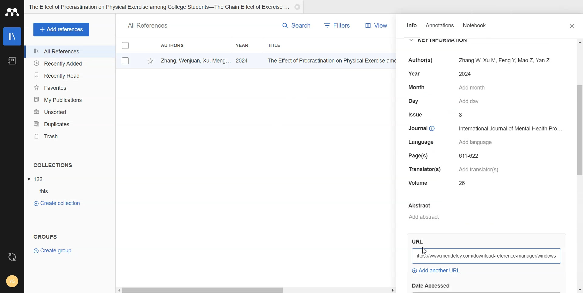 This screenshot has height=293, width=583. Describe the element at coordinates (572, 26) in the screenshot. I see `Close` at that location.